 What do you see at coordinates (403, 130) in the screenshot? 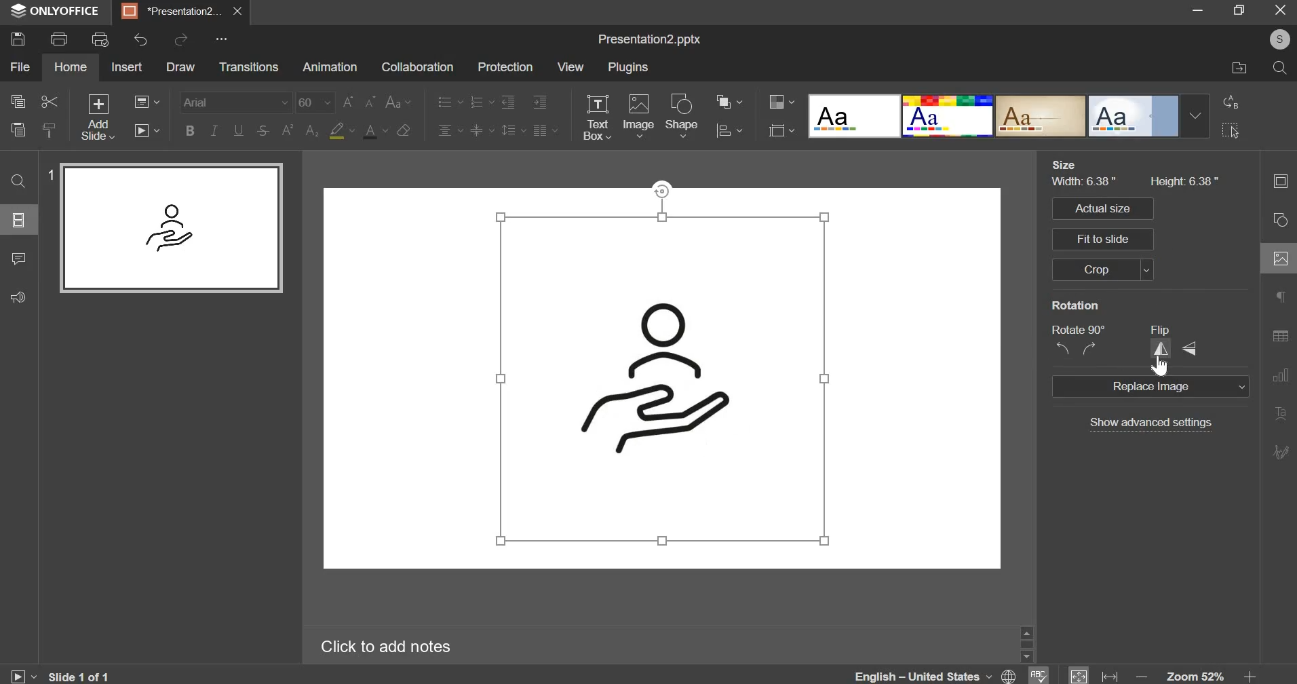
I see `clear style` at bounding box center [403, 130].